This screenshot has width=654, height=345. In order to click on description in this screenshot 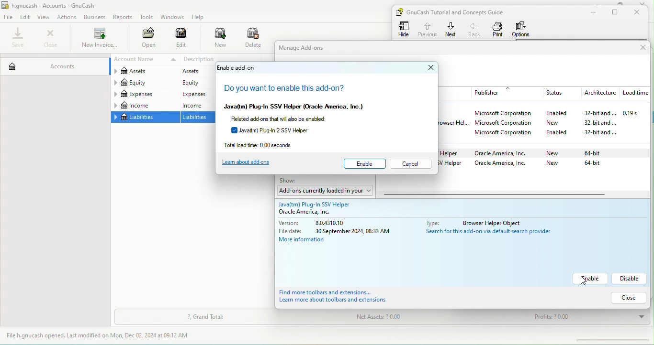, I will do `click(199, 59)`.